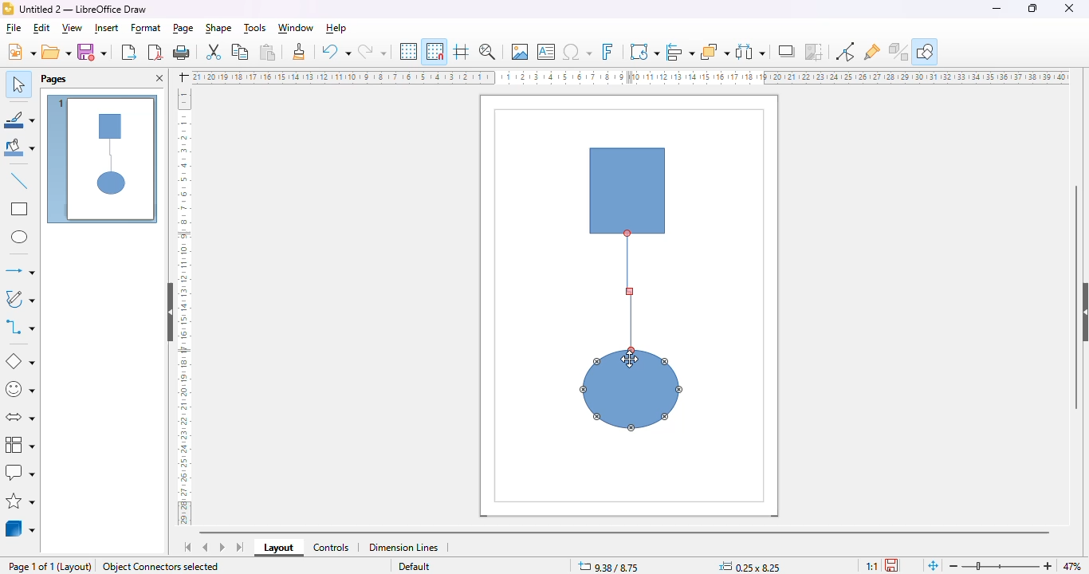 The width and height of the screenshot is (1089, 574). What do you see at coordinates (279, 548) in the screenshot?
I see `layout` at bounding box center [279, 548].